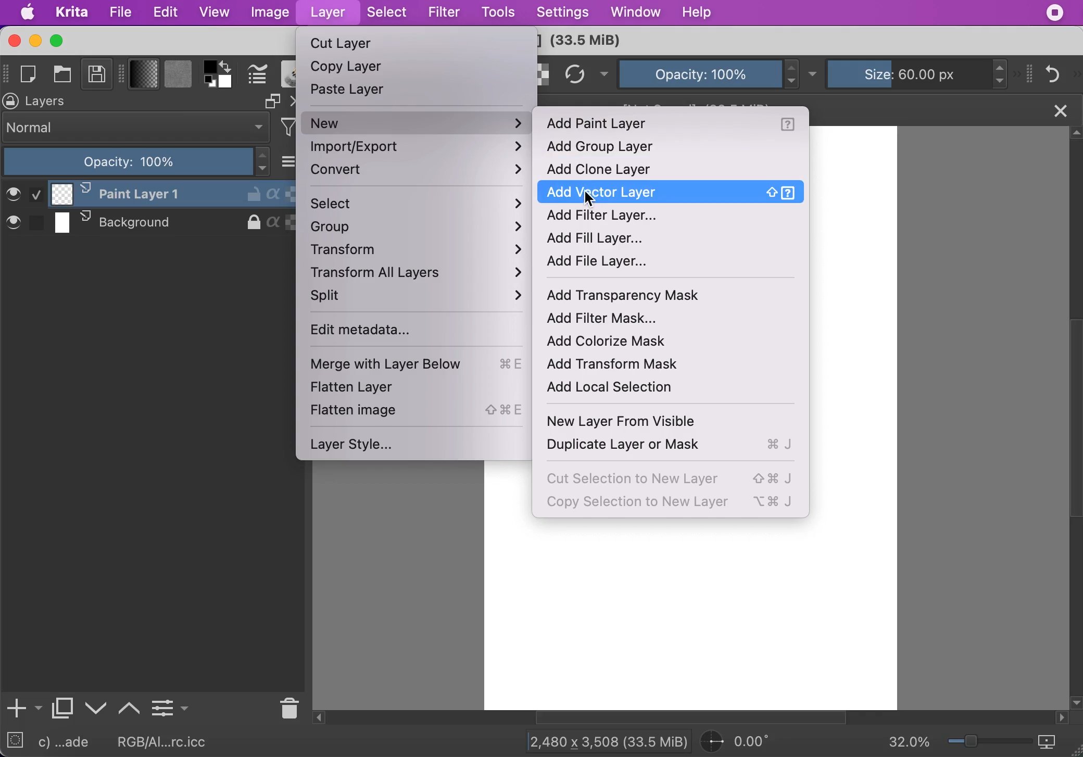 The image size is (1083, 757). What do you see at coordinates (96, 709) in the screenshot?
I see `move layer or mask down` at bounding box center [96, 709].